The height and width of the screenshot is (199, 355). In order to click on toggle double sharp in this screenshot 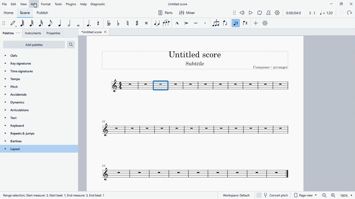, I will do `click(146, 24)`.